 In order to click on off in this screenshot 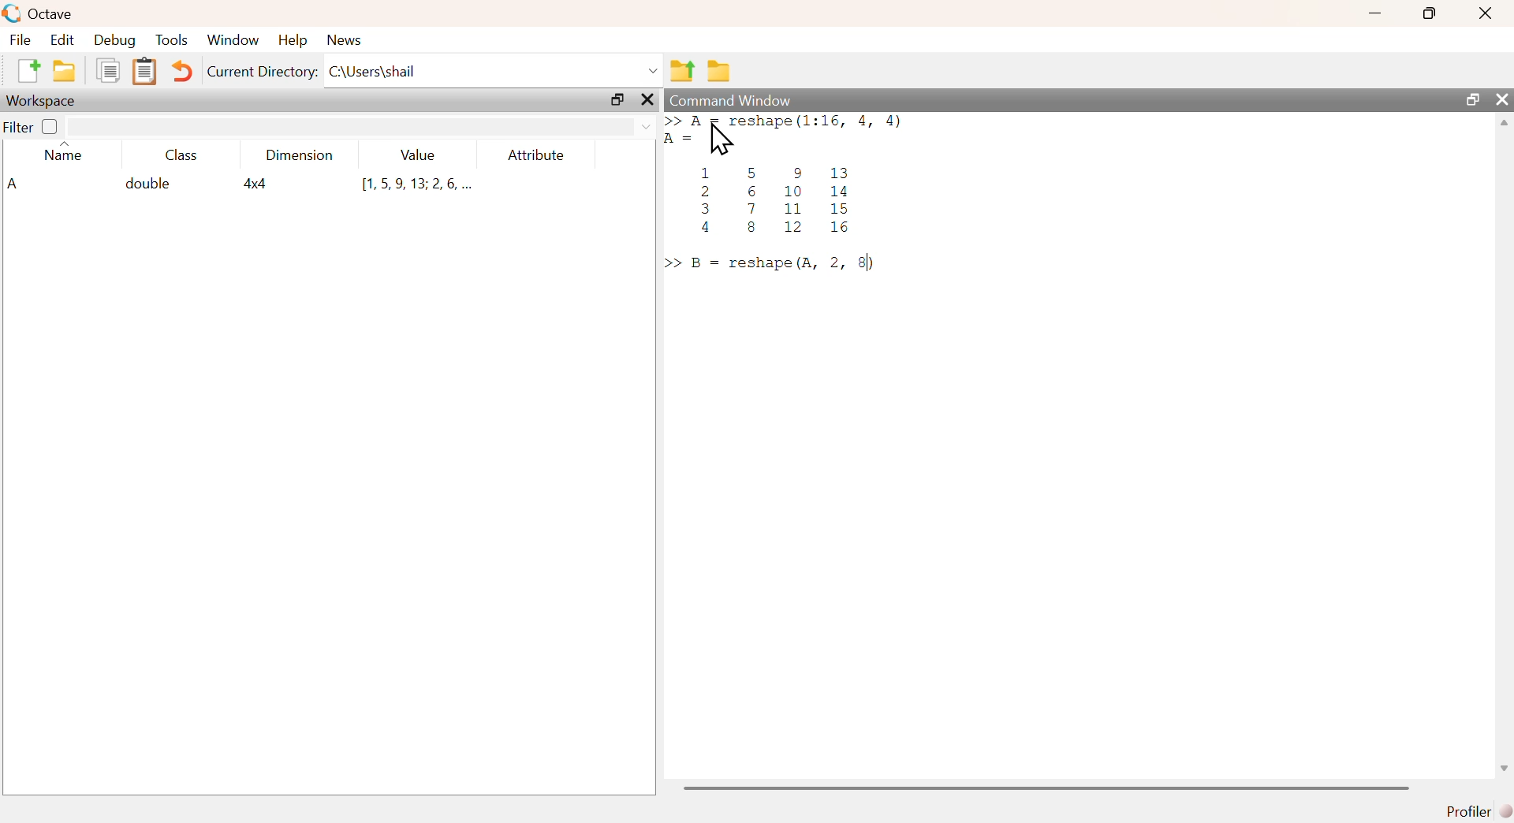, I will do `click(50, 127)`.